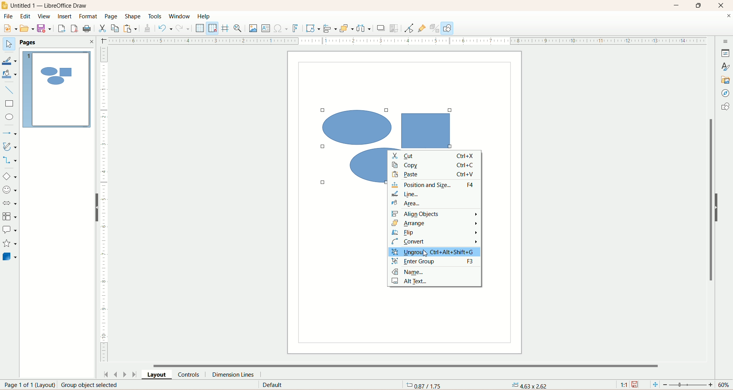  Describe the element at coordinates (435, 233) in the screenshot. I see `flip` at that location.